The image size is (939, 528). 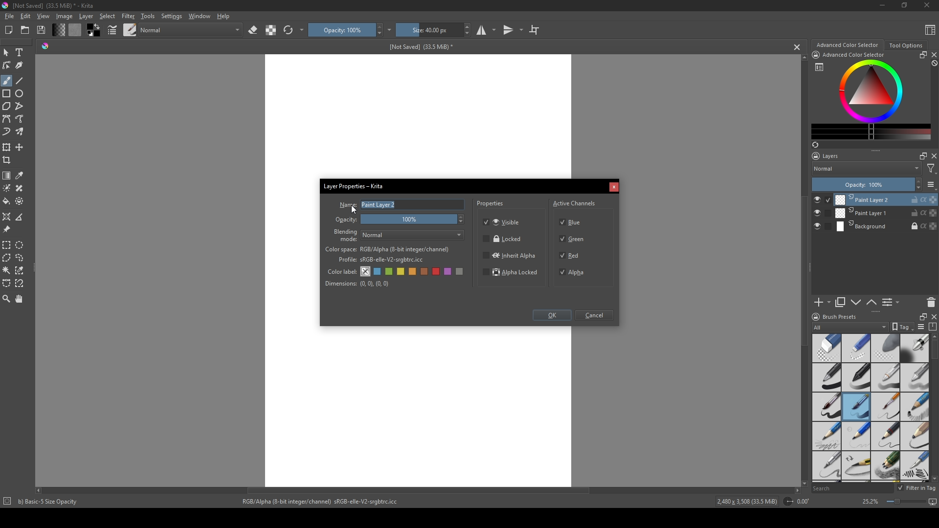 What do you see at coordinates (486, 30) in the screenshot?
I see `studio mode` at bounding box center [486, 30].